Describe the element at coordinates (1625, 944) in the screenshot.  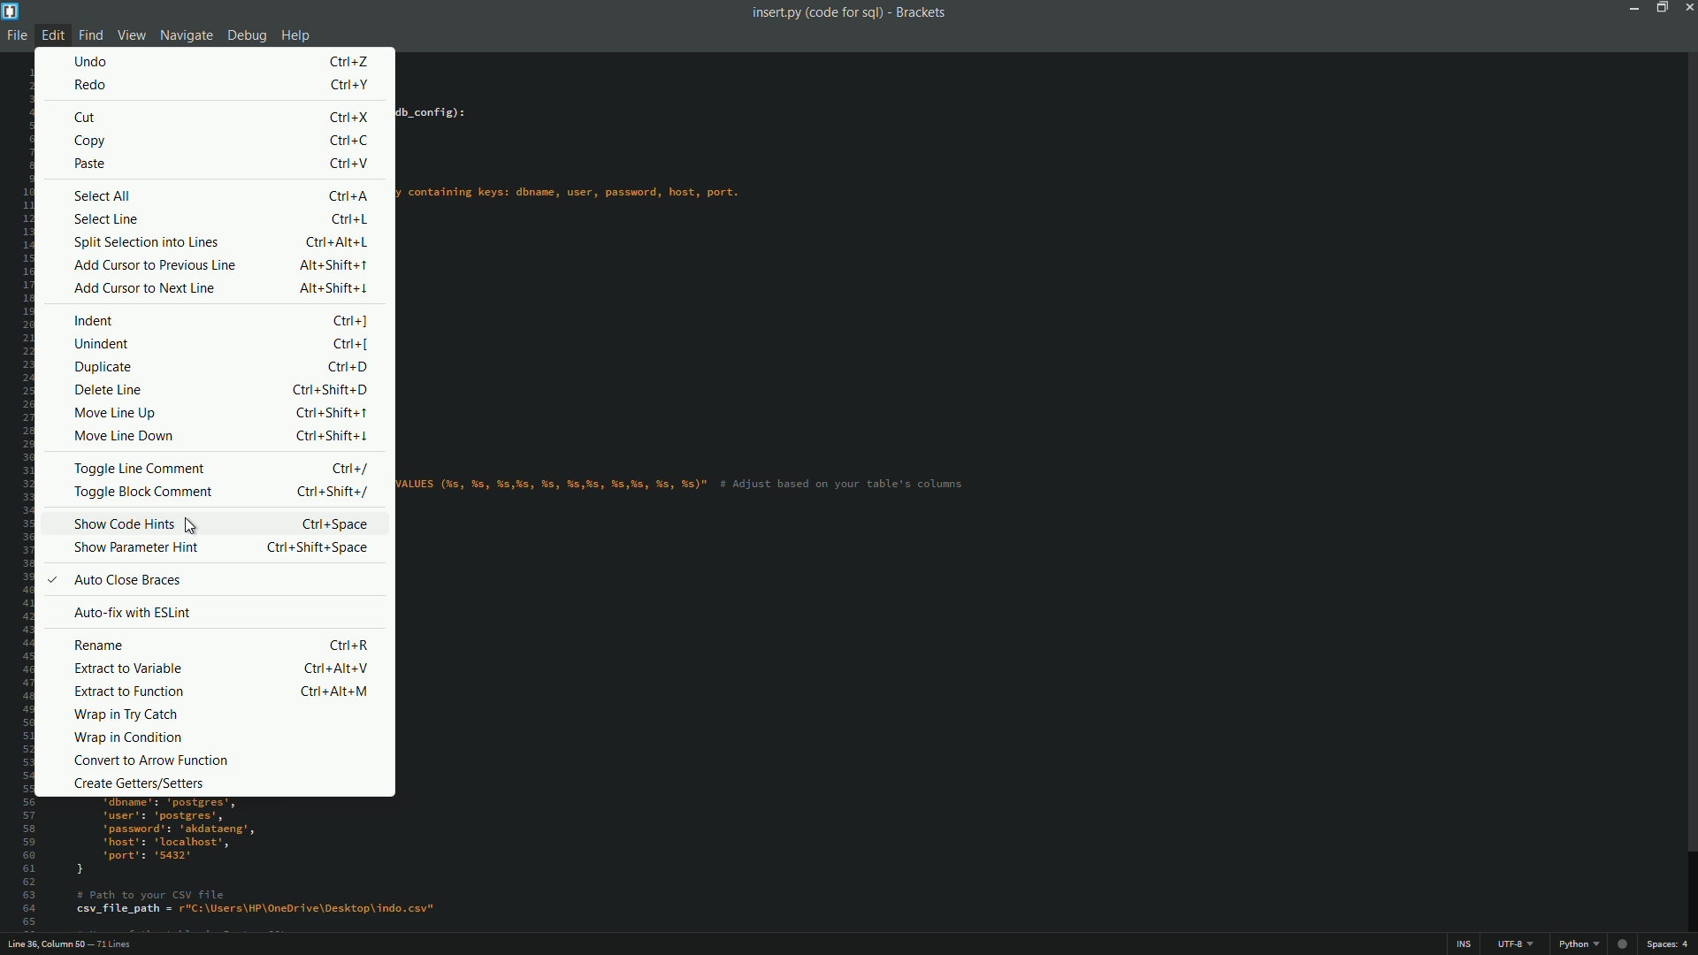
I see `web` at that location.